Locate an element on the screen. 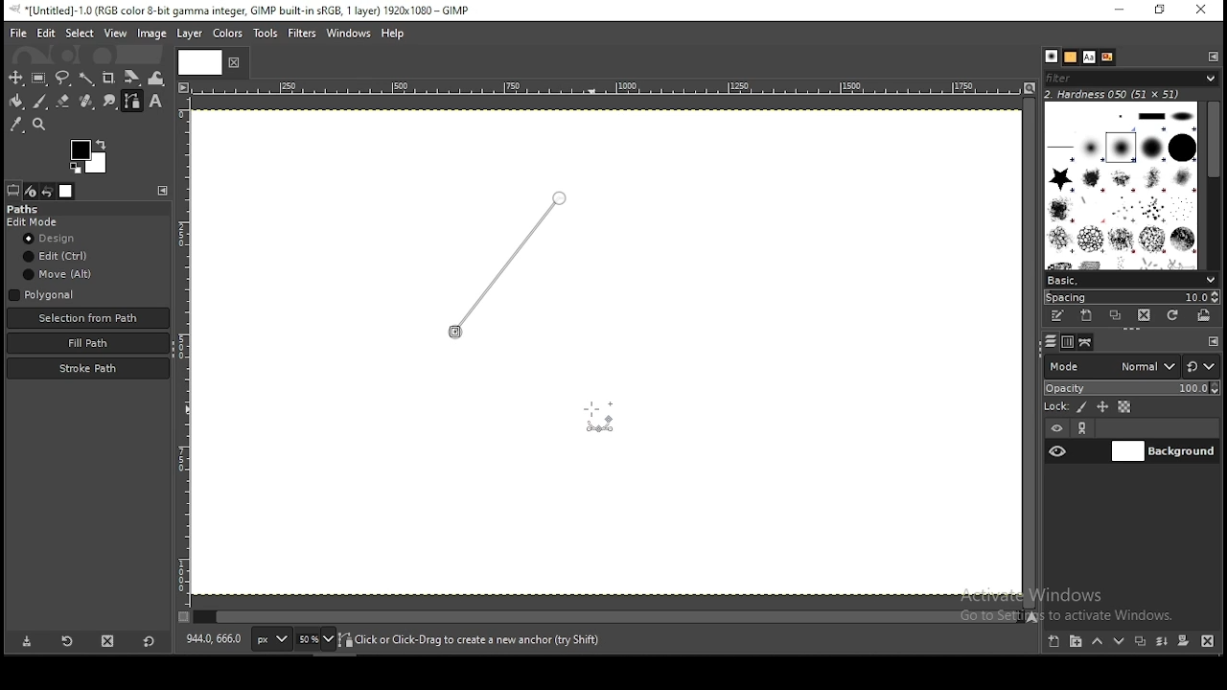 This screenshot has width=1227, height=690. configure this tab is located at coordinates (165, 191).